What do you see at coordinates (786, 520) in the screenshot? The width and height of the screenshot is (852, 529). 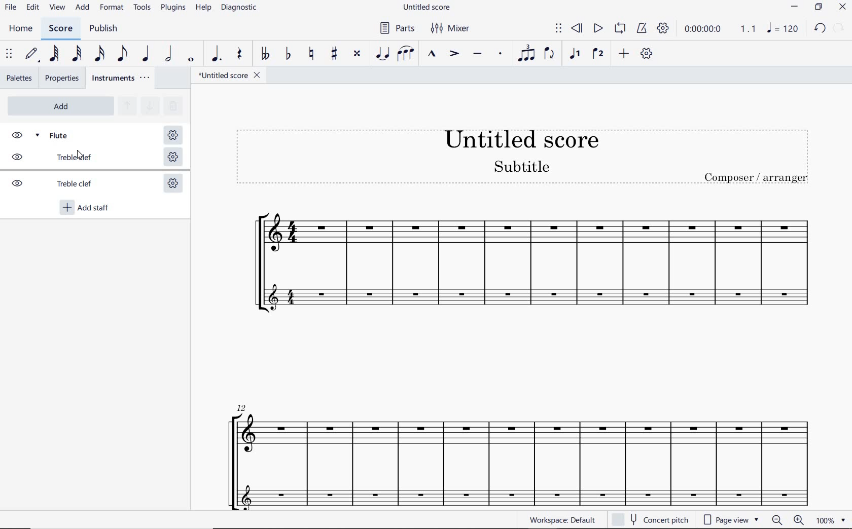 I see `zoom in or zoom out` at bounding box center [786, 520].